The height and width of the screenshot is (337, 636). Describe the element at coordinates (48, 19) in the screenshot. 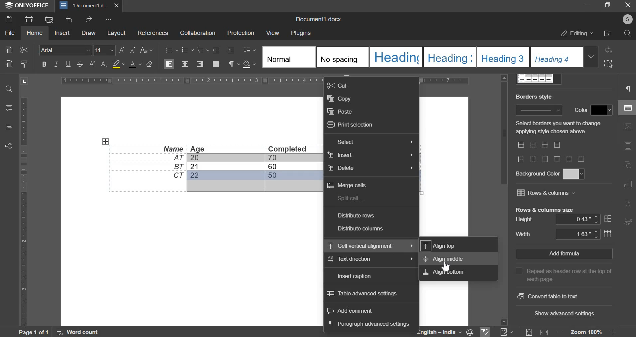

I see `print preview` at that location.